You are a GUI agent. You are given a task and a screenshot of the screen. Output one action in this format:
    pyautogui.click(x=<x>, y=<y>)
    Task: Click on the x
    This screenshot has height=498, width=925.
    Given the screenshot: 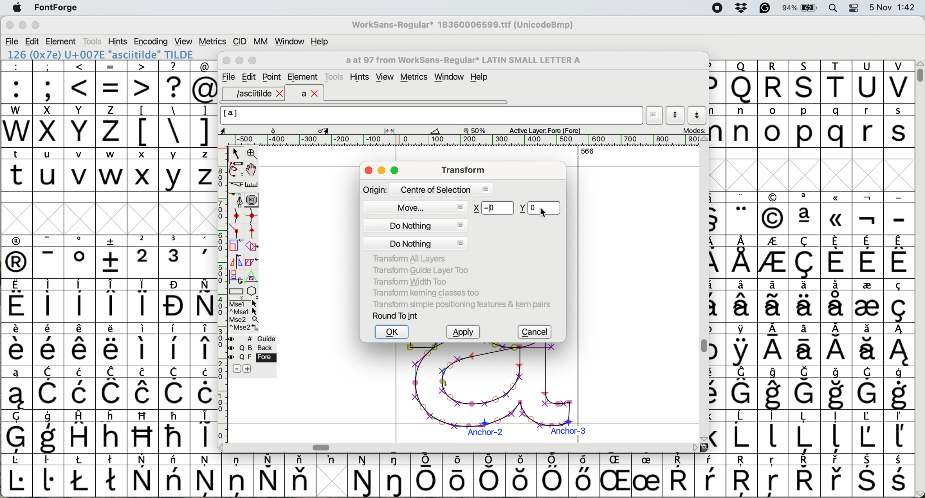 What is the action you would take?
    pyautogui.click(x=143, y=169)
    